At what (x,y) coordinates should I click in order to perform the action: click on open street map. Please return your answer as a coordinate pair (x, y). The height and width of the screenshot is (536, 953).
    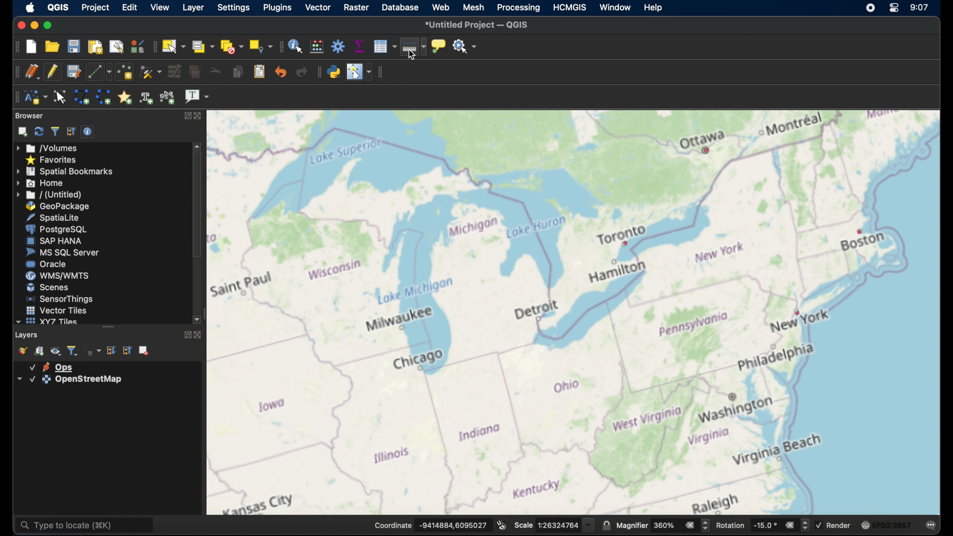
    Looking at the image, I should click on (830, 152).